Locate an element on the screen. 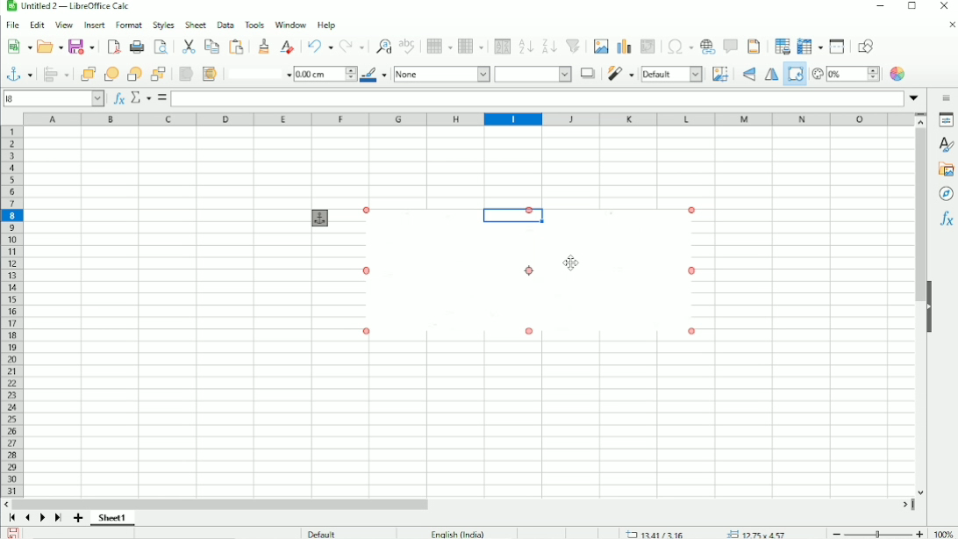  Edit is located at coordinates (37, 25).